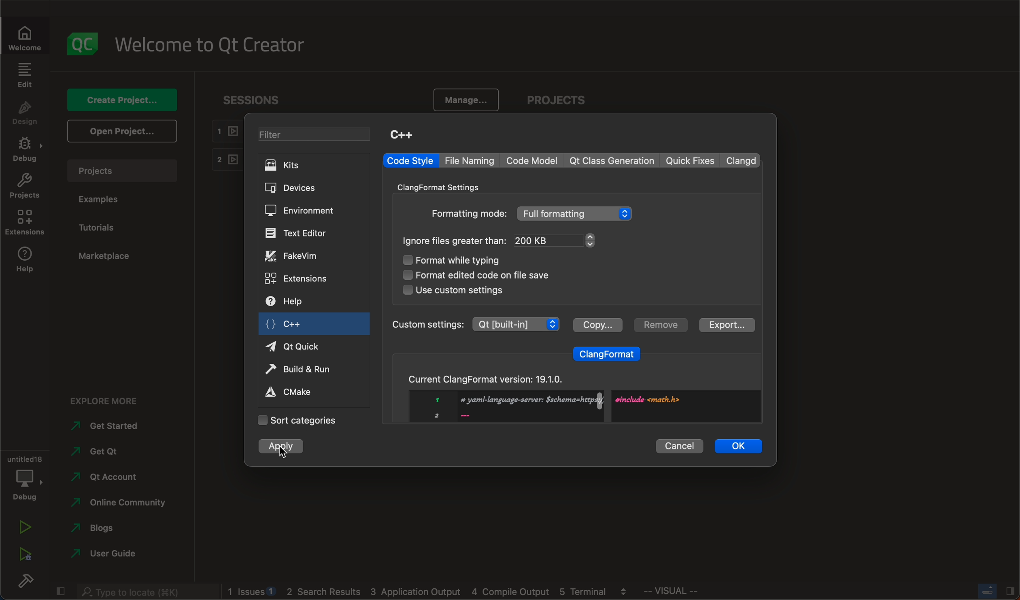  I want to click on started, so click(112, 426).